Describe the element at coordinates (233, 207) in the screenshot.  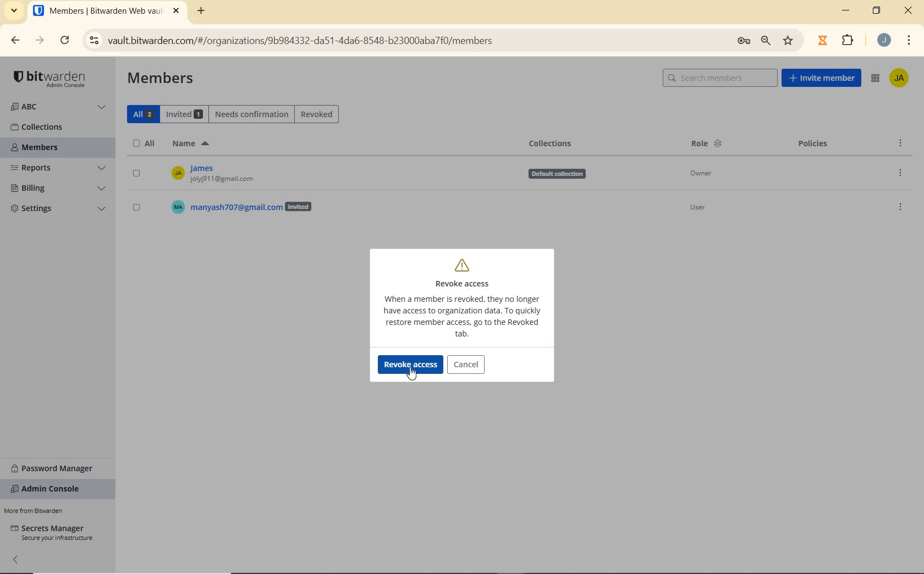
I see `USER` at that location.